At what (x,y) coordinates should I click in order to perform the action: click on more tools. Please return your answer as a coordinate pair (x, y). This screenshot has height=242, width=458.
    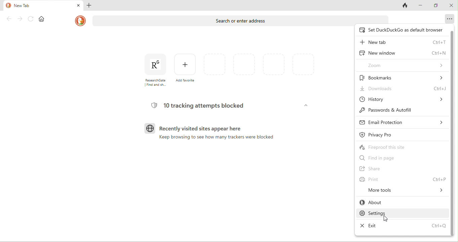
    Looking at the image, I should click on (406, 190).